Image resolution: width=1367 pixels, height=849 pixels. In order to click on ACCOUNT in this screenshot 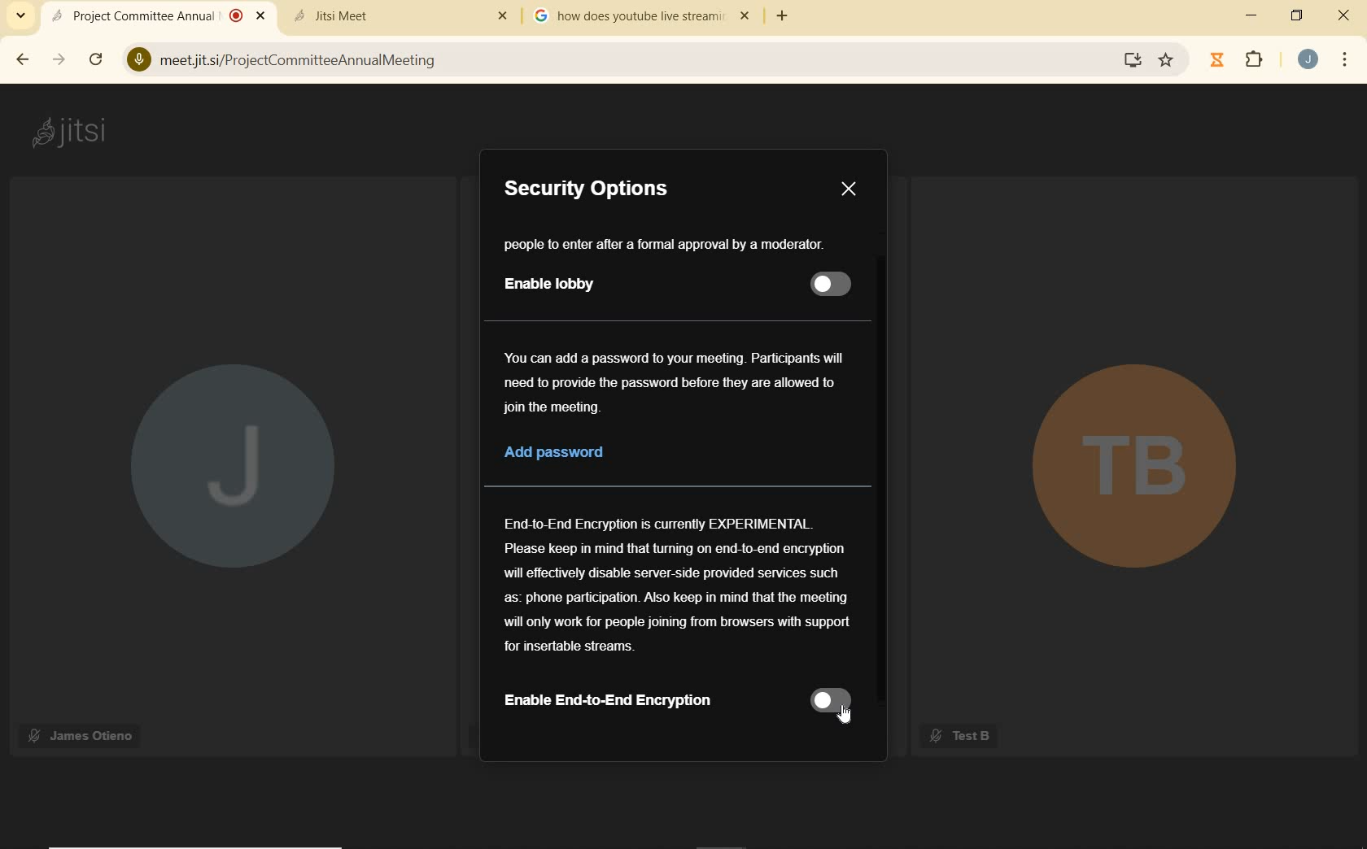, I will do `click(1308, 59)`.